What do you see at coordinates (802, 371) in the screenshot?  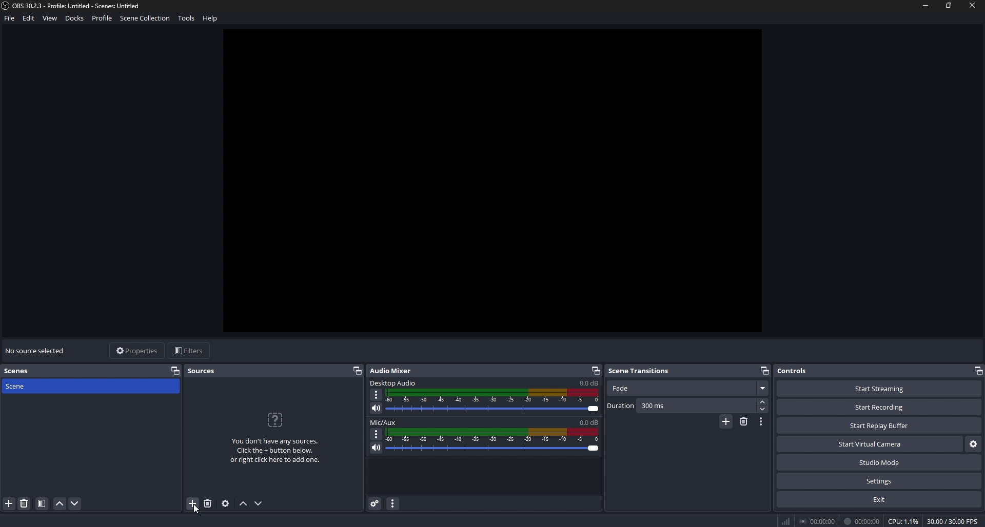 I see `controls` at bounding box center [802, 371].